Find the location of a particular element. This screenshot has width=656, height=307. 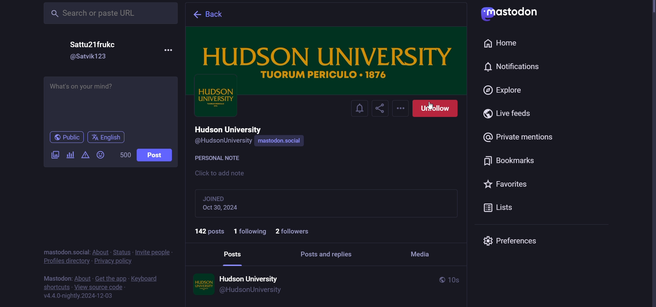

media is located at coordinates (421, 252).